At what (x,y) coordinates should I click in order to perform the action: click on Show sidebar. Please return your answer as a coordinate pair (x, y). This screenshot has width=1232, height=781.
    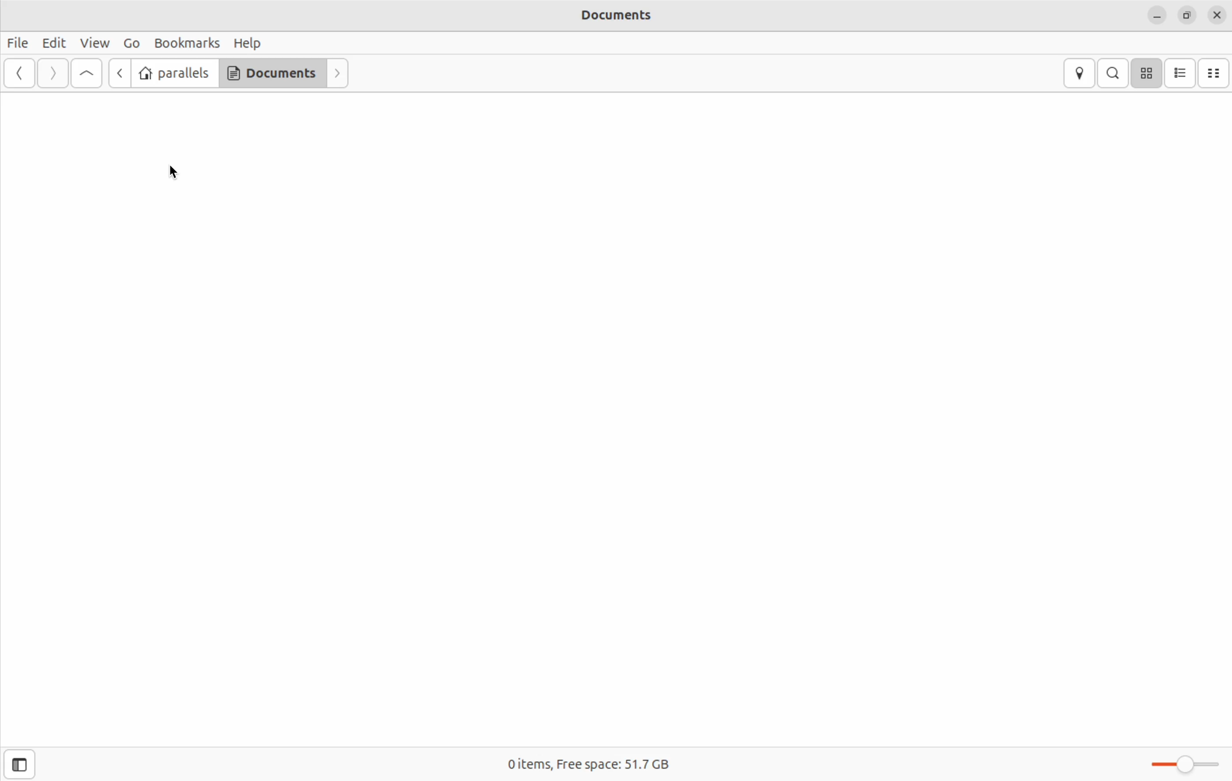
    Looking at the image, I should click on (20, 764).